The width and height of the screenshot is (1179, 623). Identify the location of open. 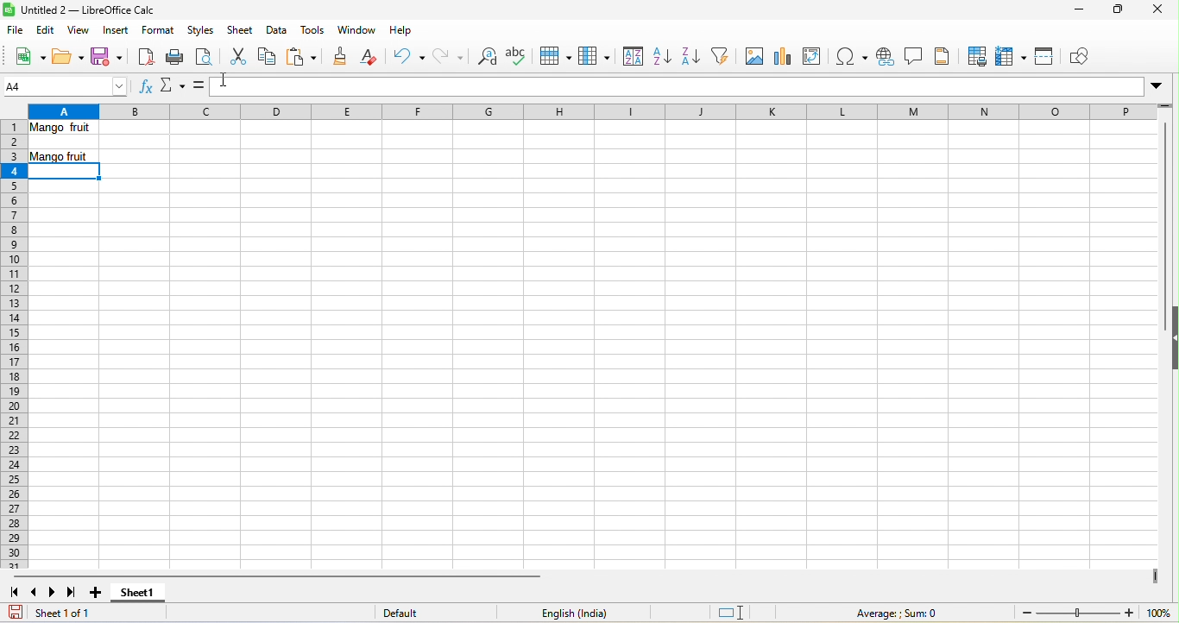
(66, 56).